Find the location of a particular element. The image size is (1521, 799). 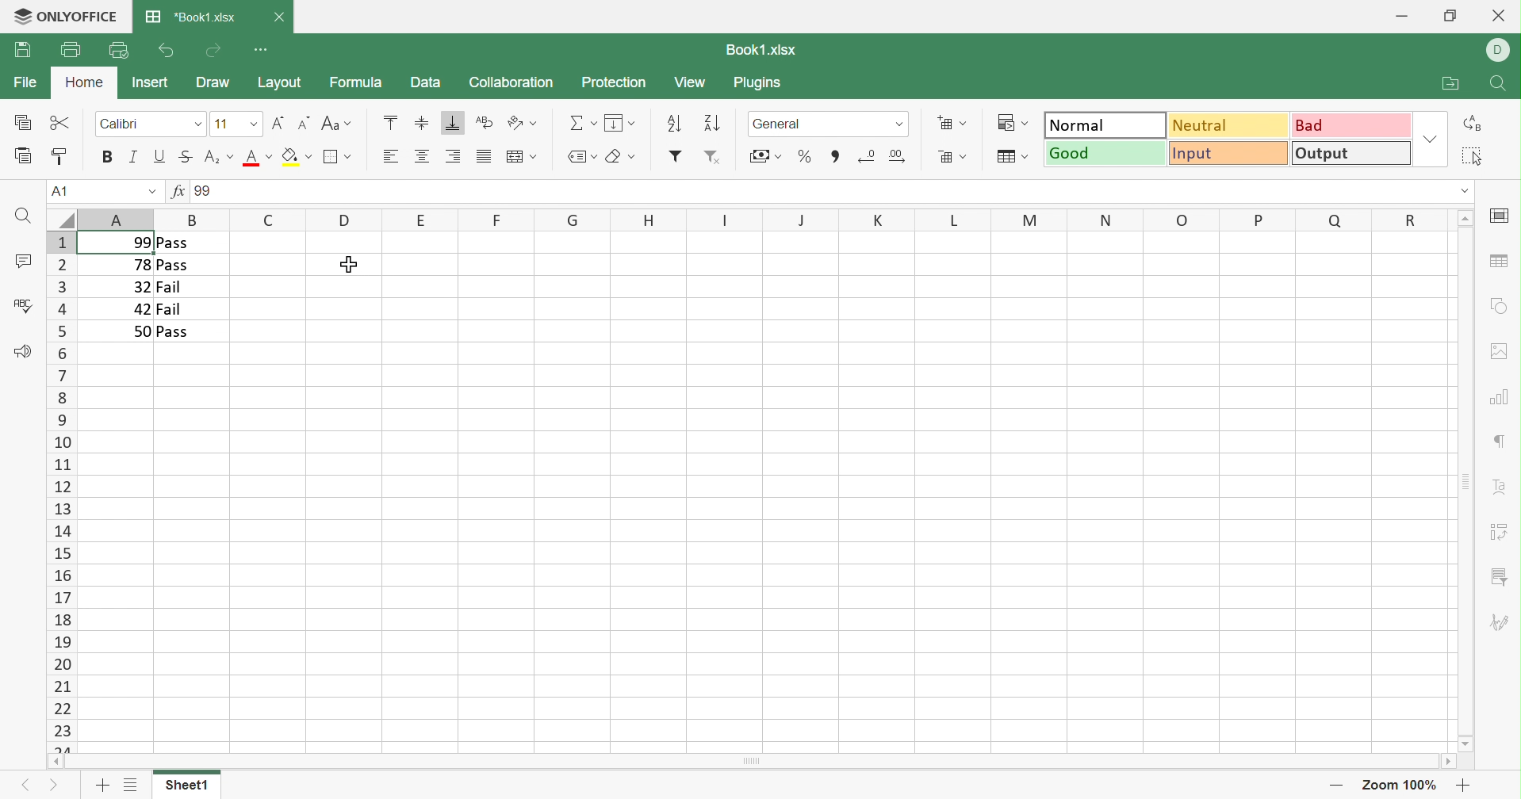

A1 is located at coordinates (67, 191).